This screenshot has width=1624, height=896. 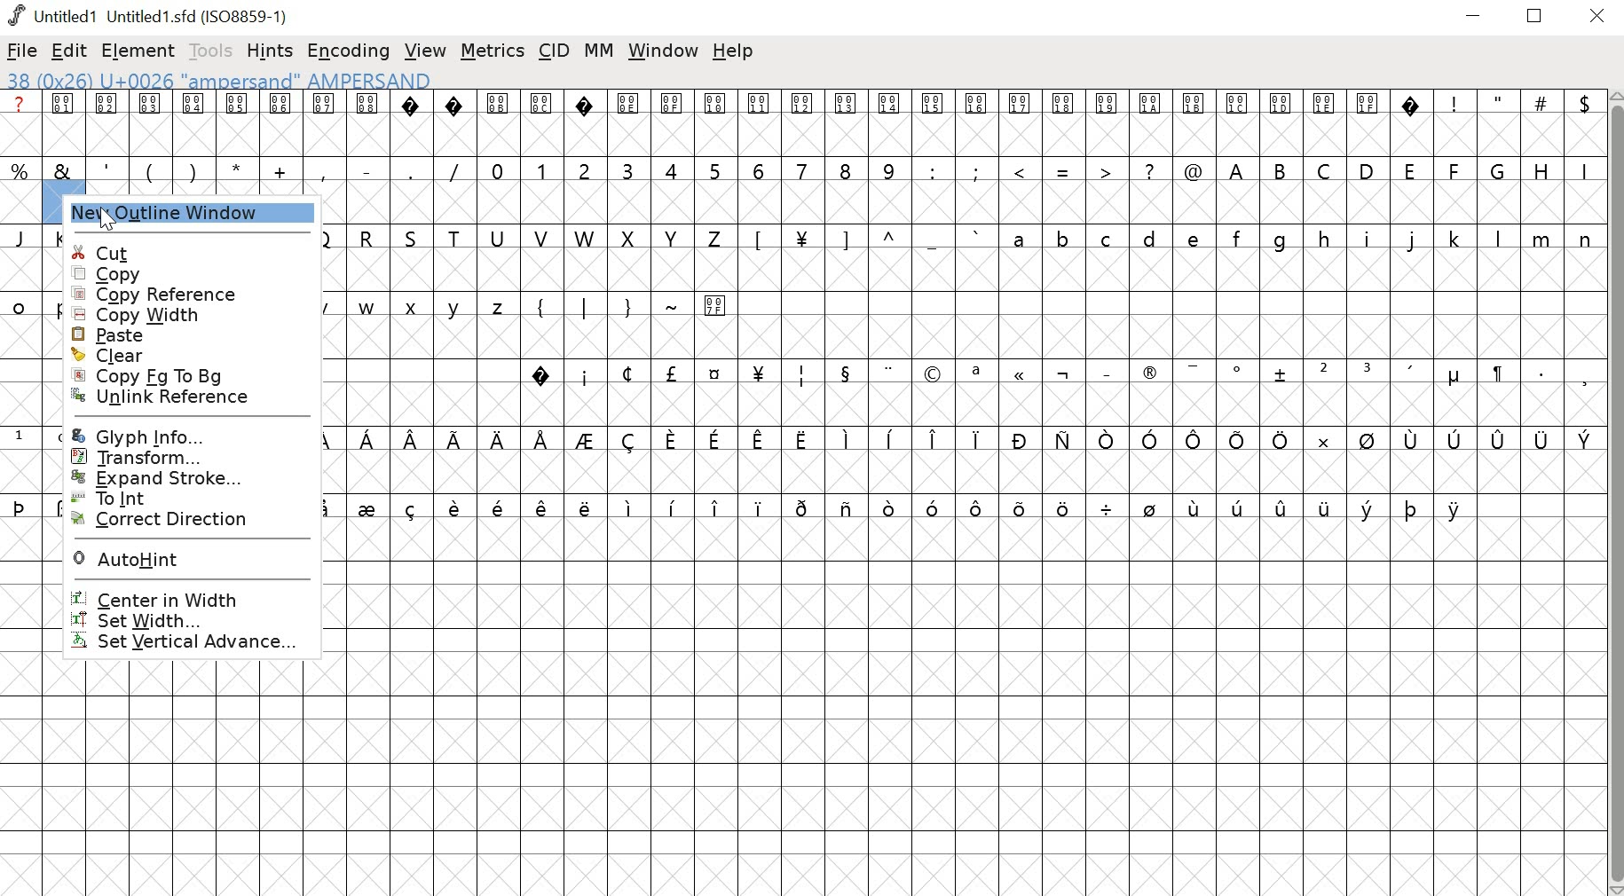 What do you see at coordinates (1457, 508) in the screenshot?
I see `symbol` at bounding box center [1457, 508].